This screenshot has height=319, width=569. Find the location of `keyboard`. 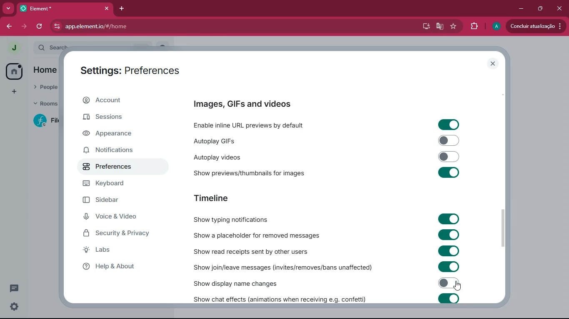

keyboard is located at coordinates (109, 184).